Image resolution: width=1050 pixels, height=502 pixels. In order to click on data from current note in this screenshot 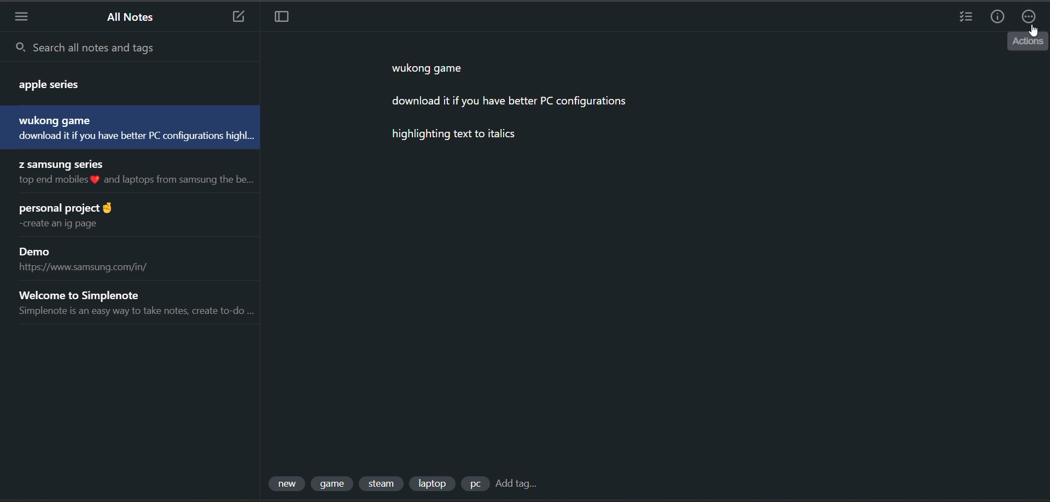, I will do `click(507, 109)`.